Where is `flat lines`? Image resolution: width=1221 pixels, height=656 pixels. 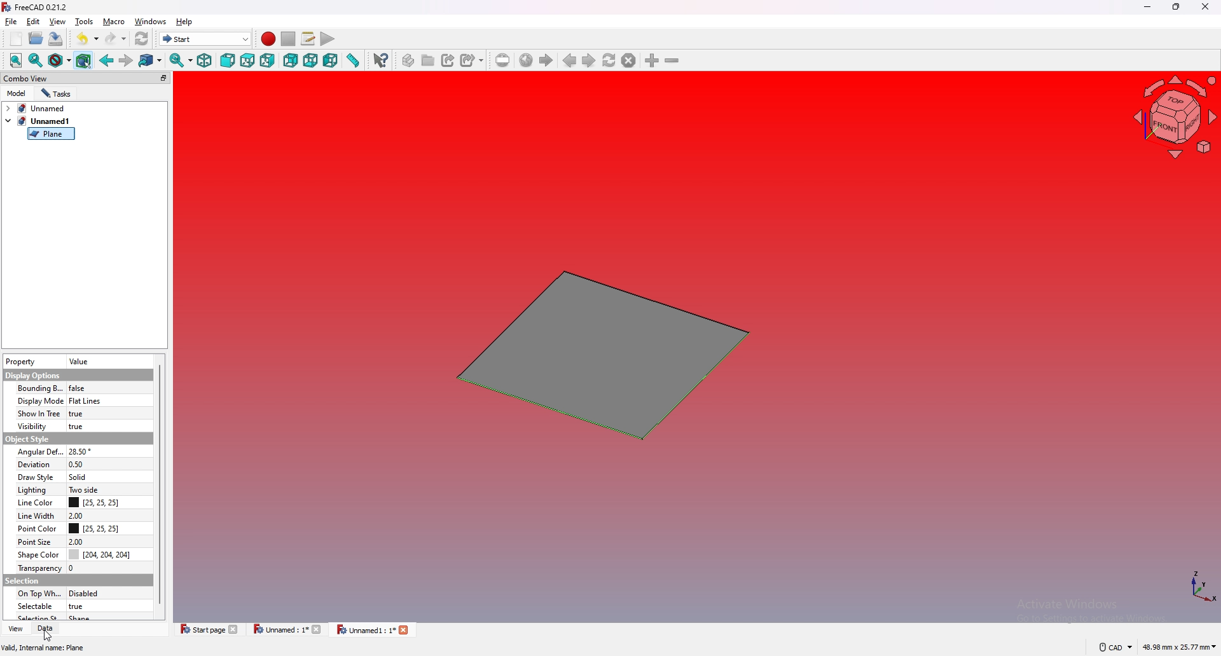
flat lines is located at coordinates (93, 401).